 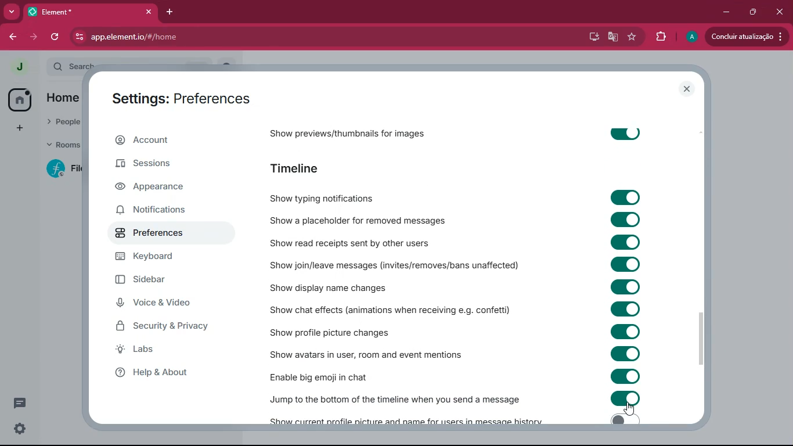 What do you see at coordinates (170, 12) in the screenshot?
I see `add tab` at bounding box center [170, 12].